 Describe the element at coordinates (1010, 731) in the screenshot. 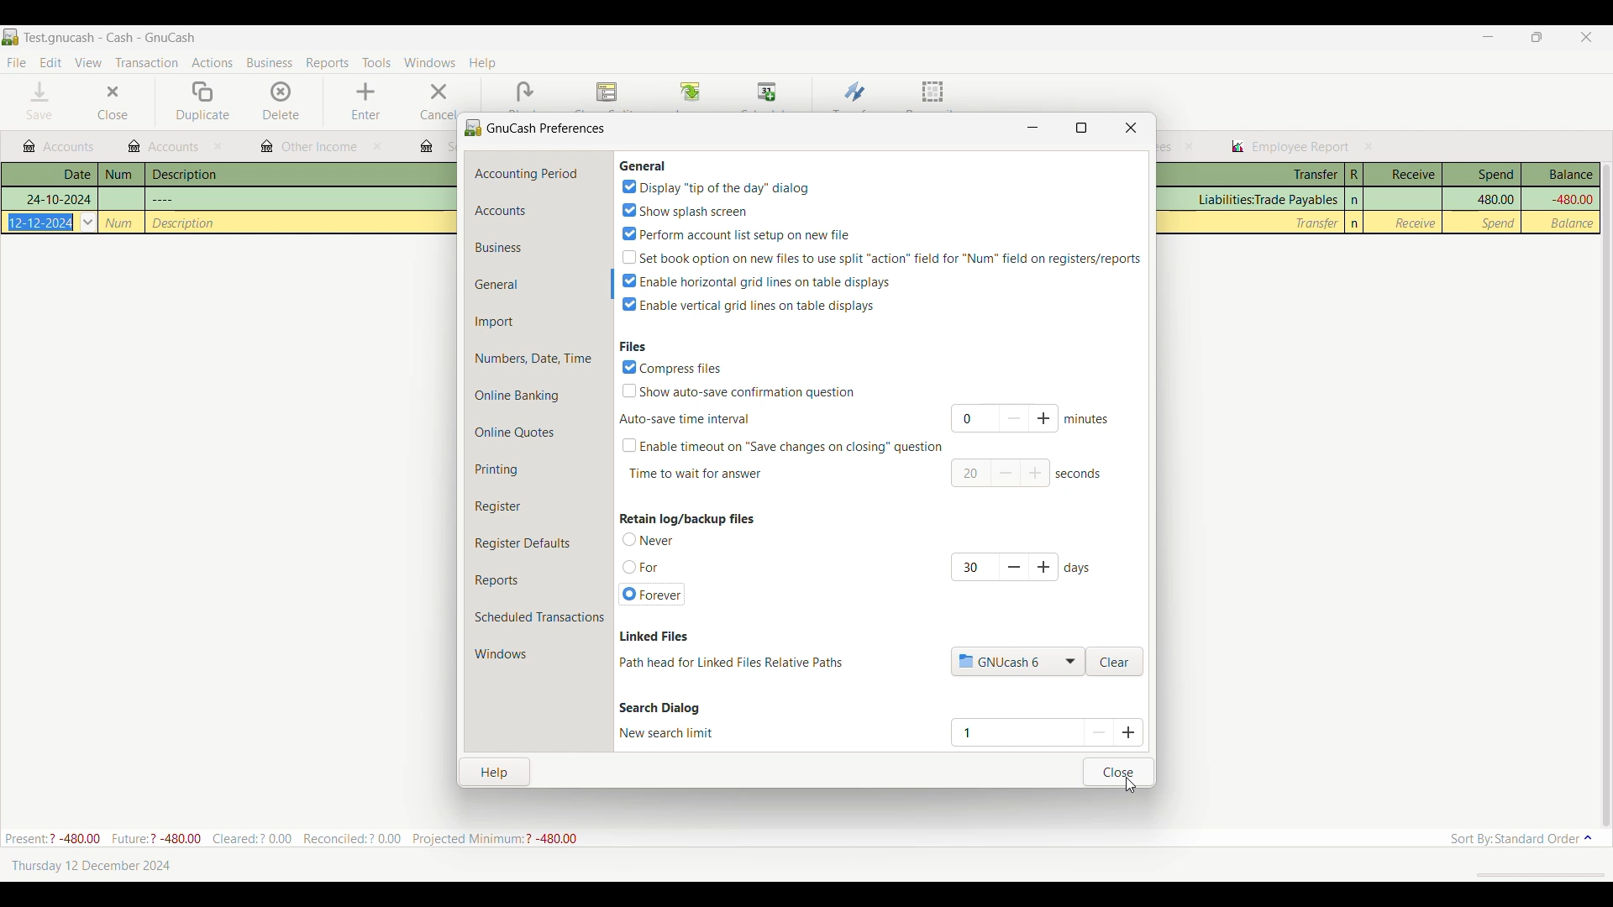

I see `Click to type in number` at that location.